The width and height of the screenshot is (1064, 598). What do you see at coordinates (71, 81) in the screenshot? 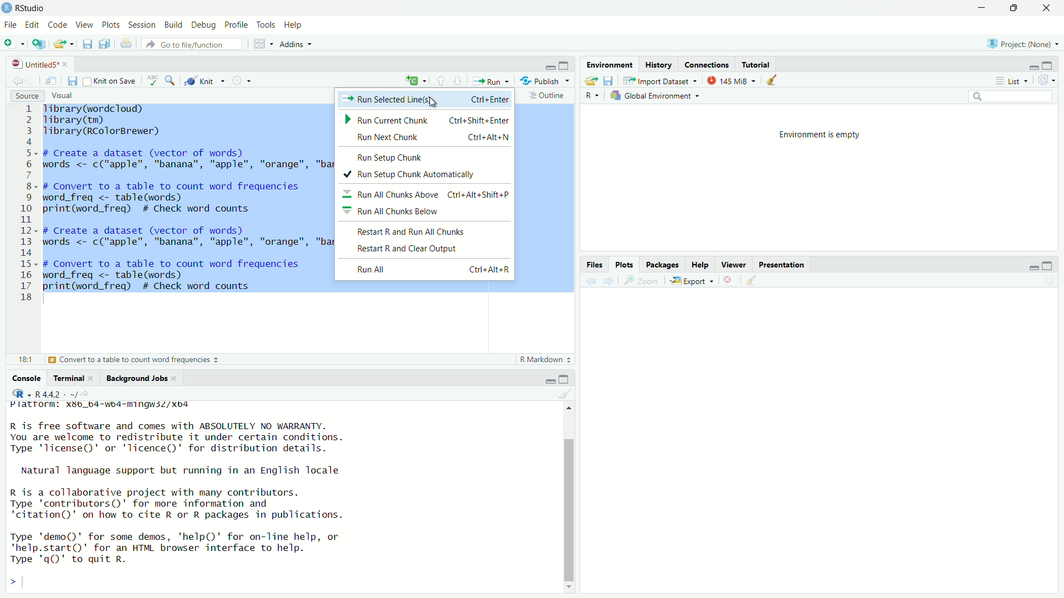
I see `Save` at bounding box center [71, 81].